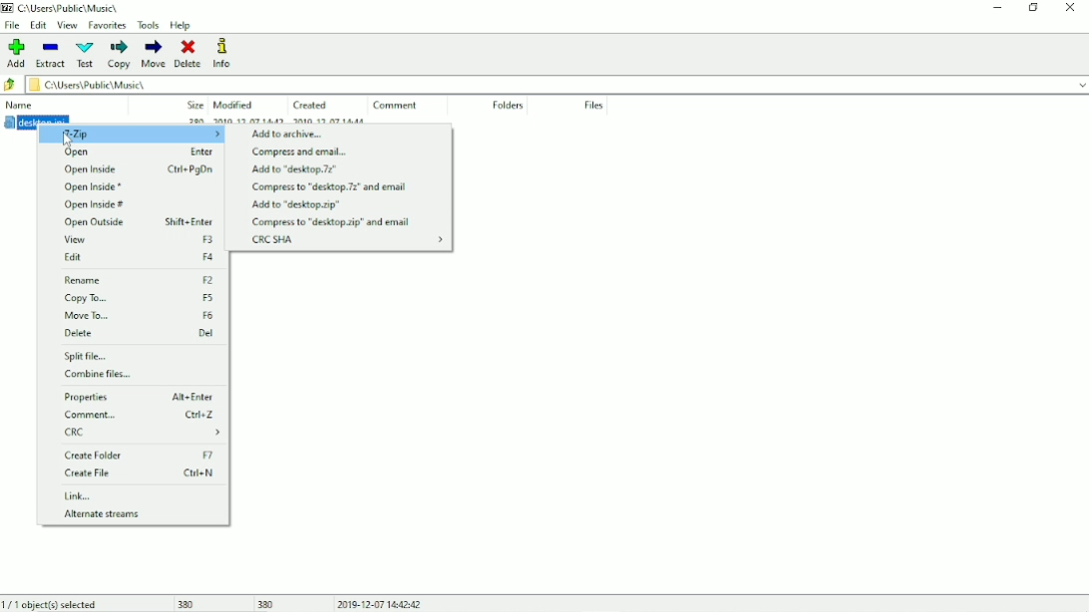 The width and height of the screenshot is (1089, 612). Describe the element at coordinates (52, 604) in the screenshot. I see `1/1 object(s) selected` at that location.